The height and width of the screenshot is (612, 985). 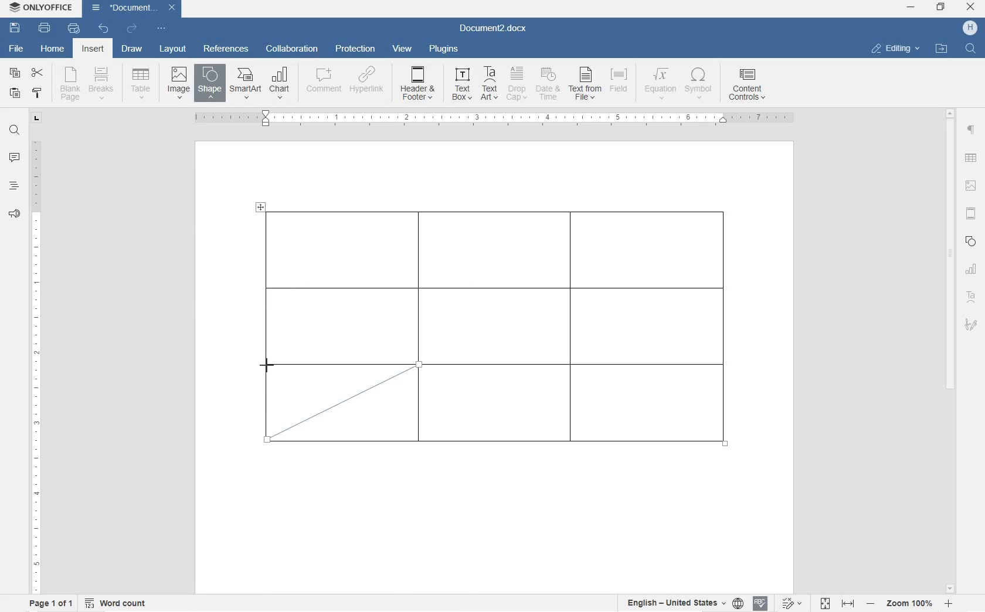 What do you see at coordinates (497, 29) in the screenshot?
I see `Document3.docx` at bounding box center [497, 29].